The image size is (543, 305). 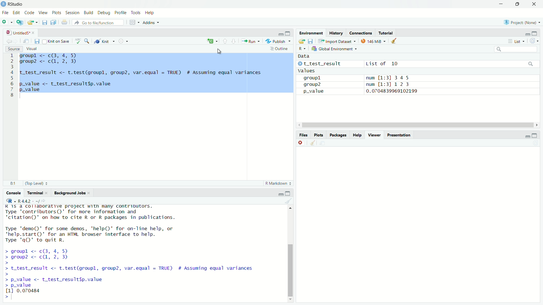 What do you see at coordinates (500, 5) in the screenshot?
I see `MINIMISE` at bounding box center [500, 5].